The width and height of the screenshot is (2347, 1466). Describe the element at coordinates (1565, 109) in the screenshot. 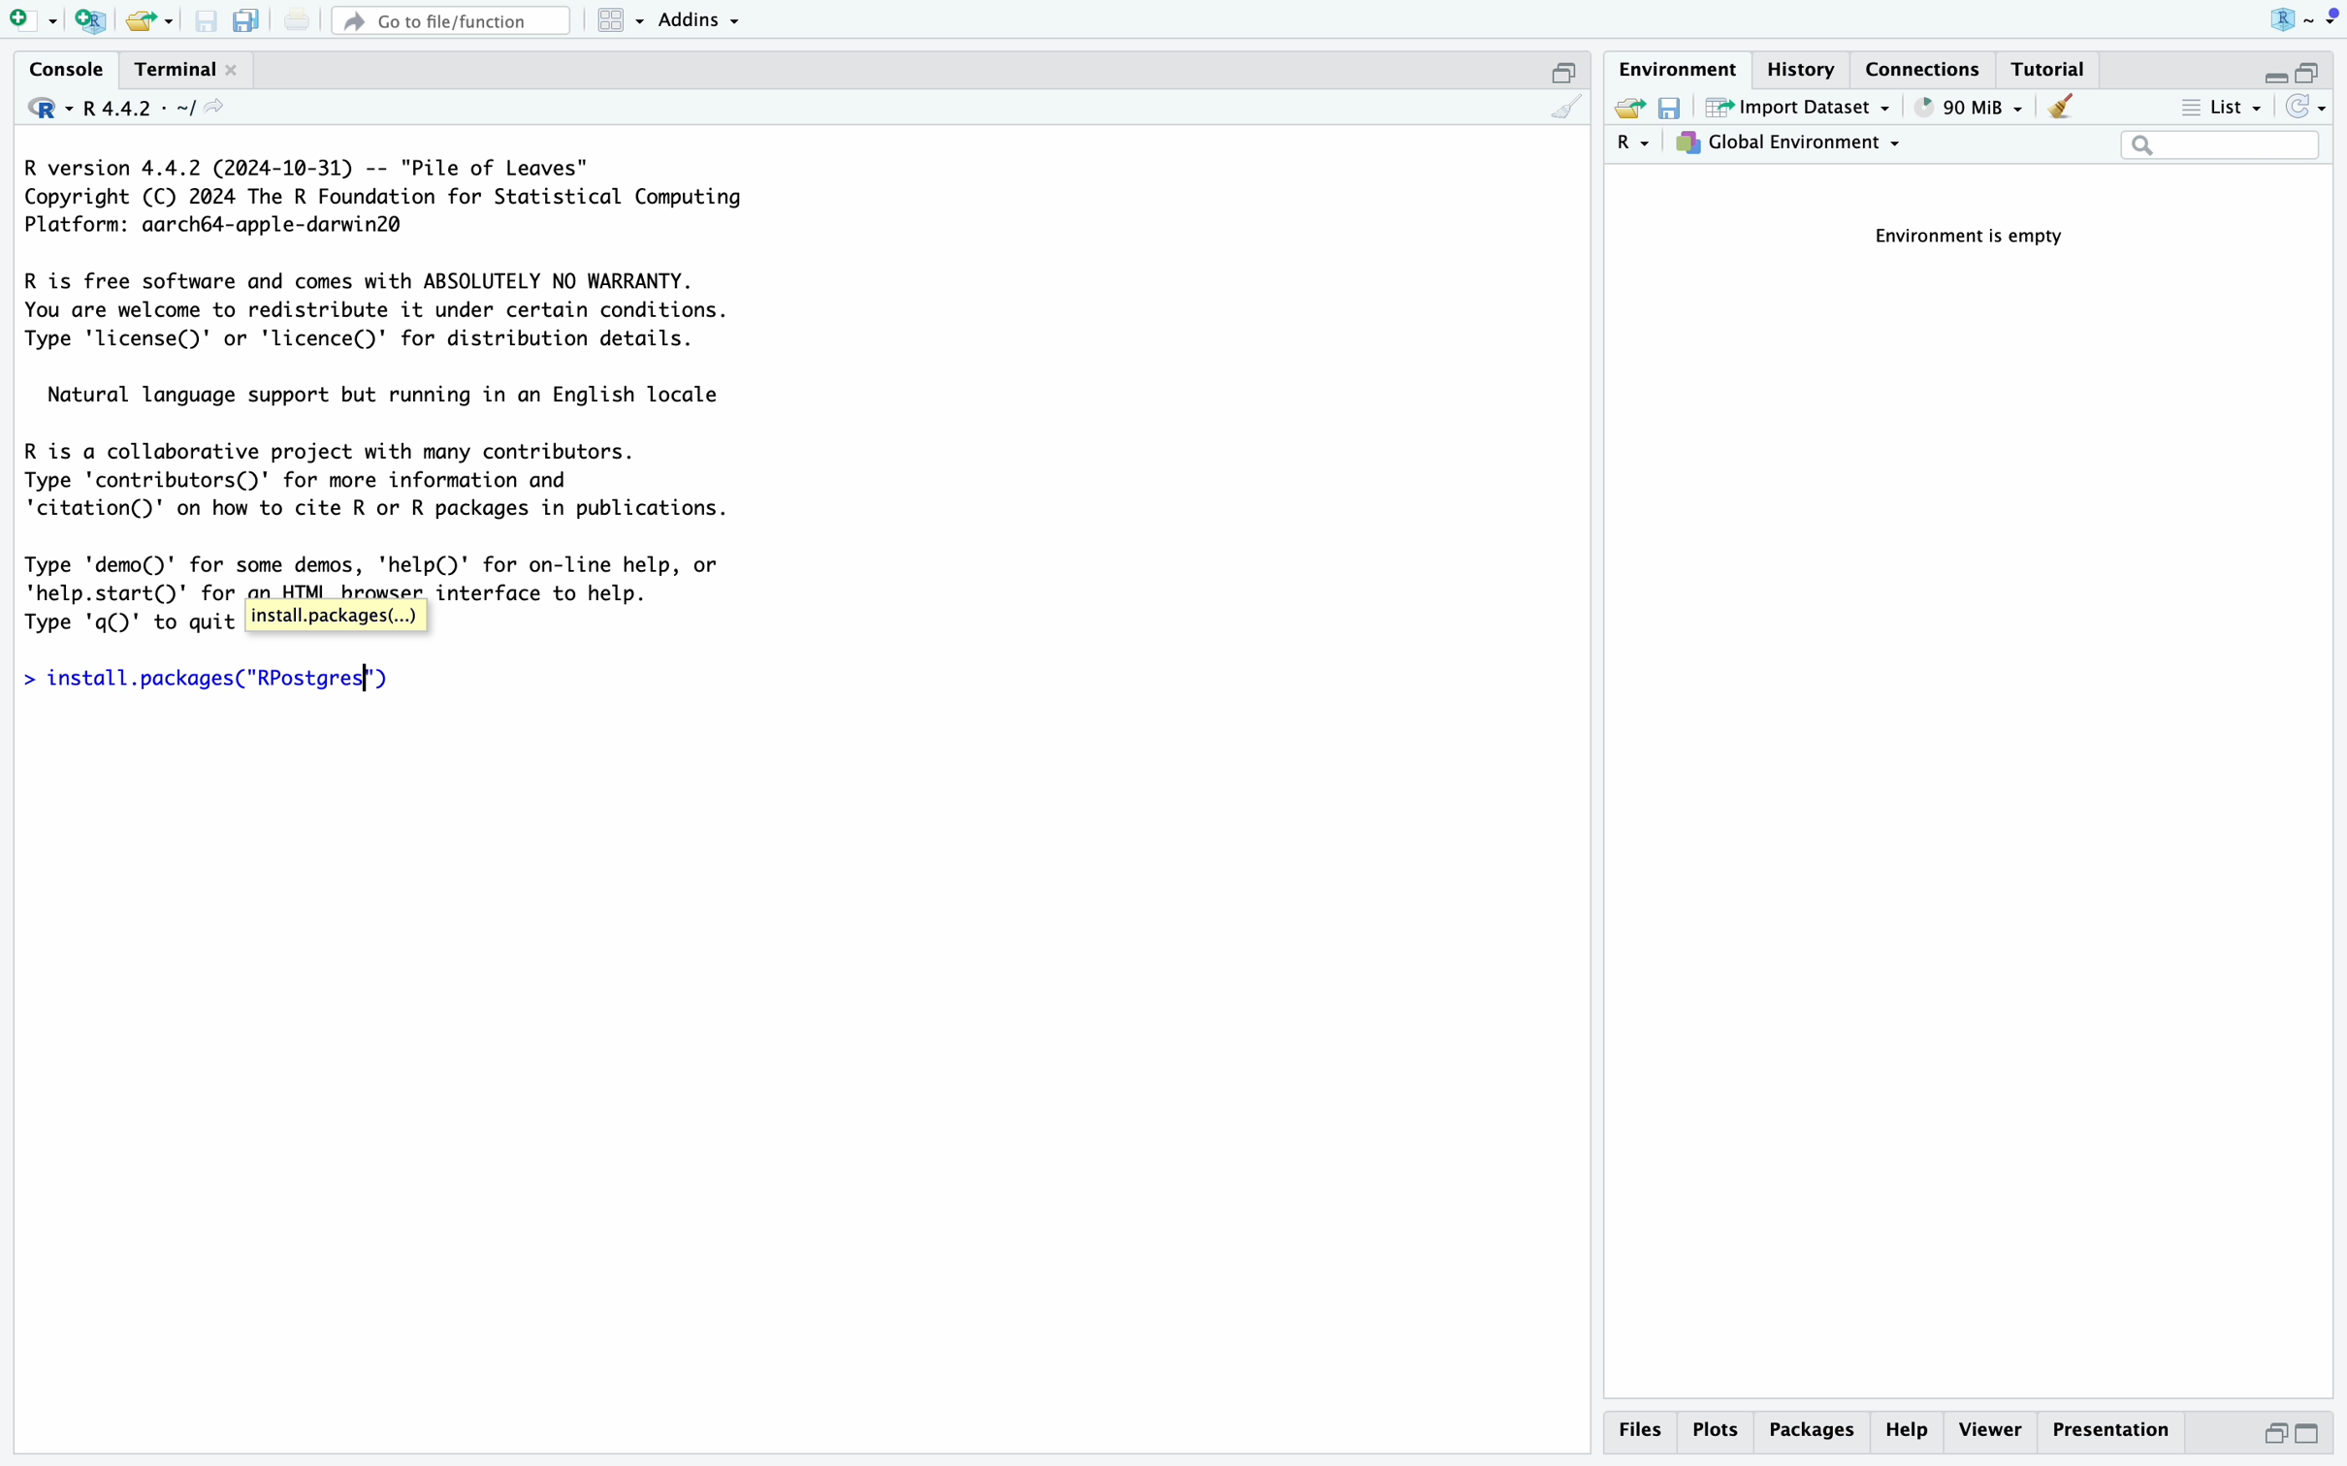

I see `console` at that location.